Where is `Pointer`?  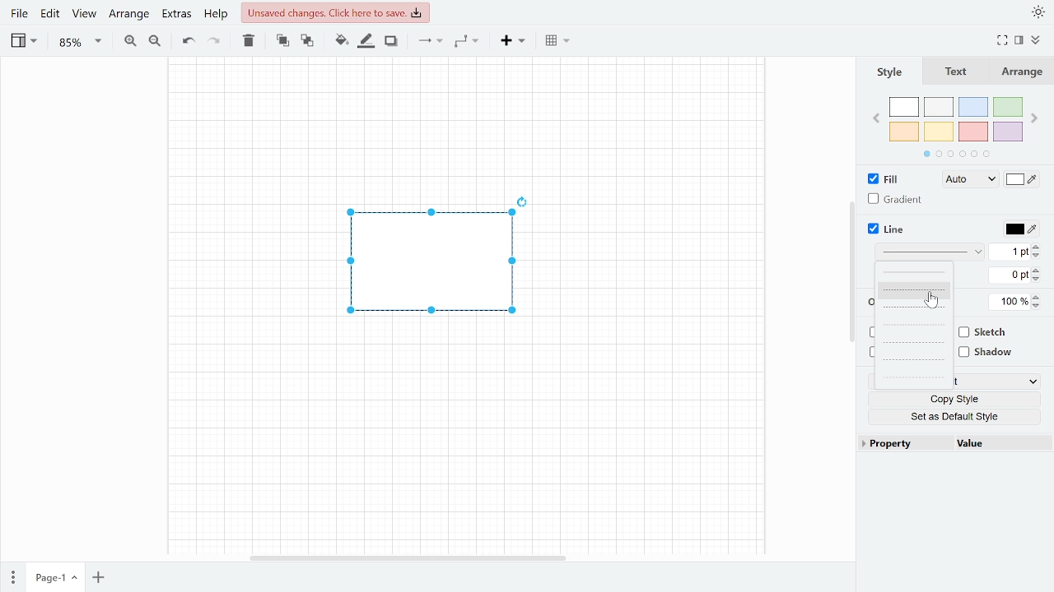
Pointer is located at coordinates (934, 301).